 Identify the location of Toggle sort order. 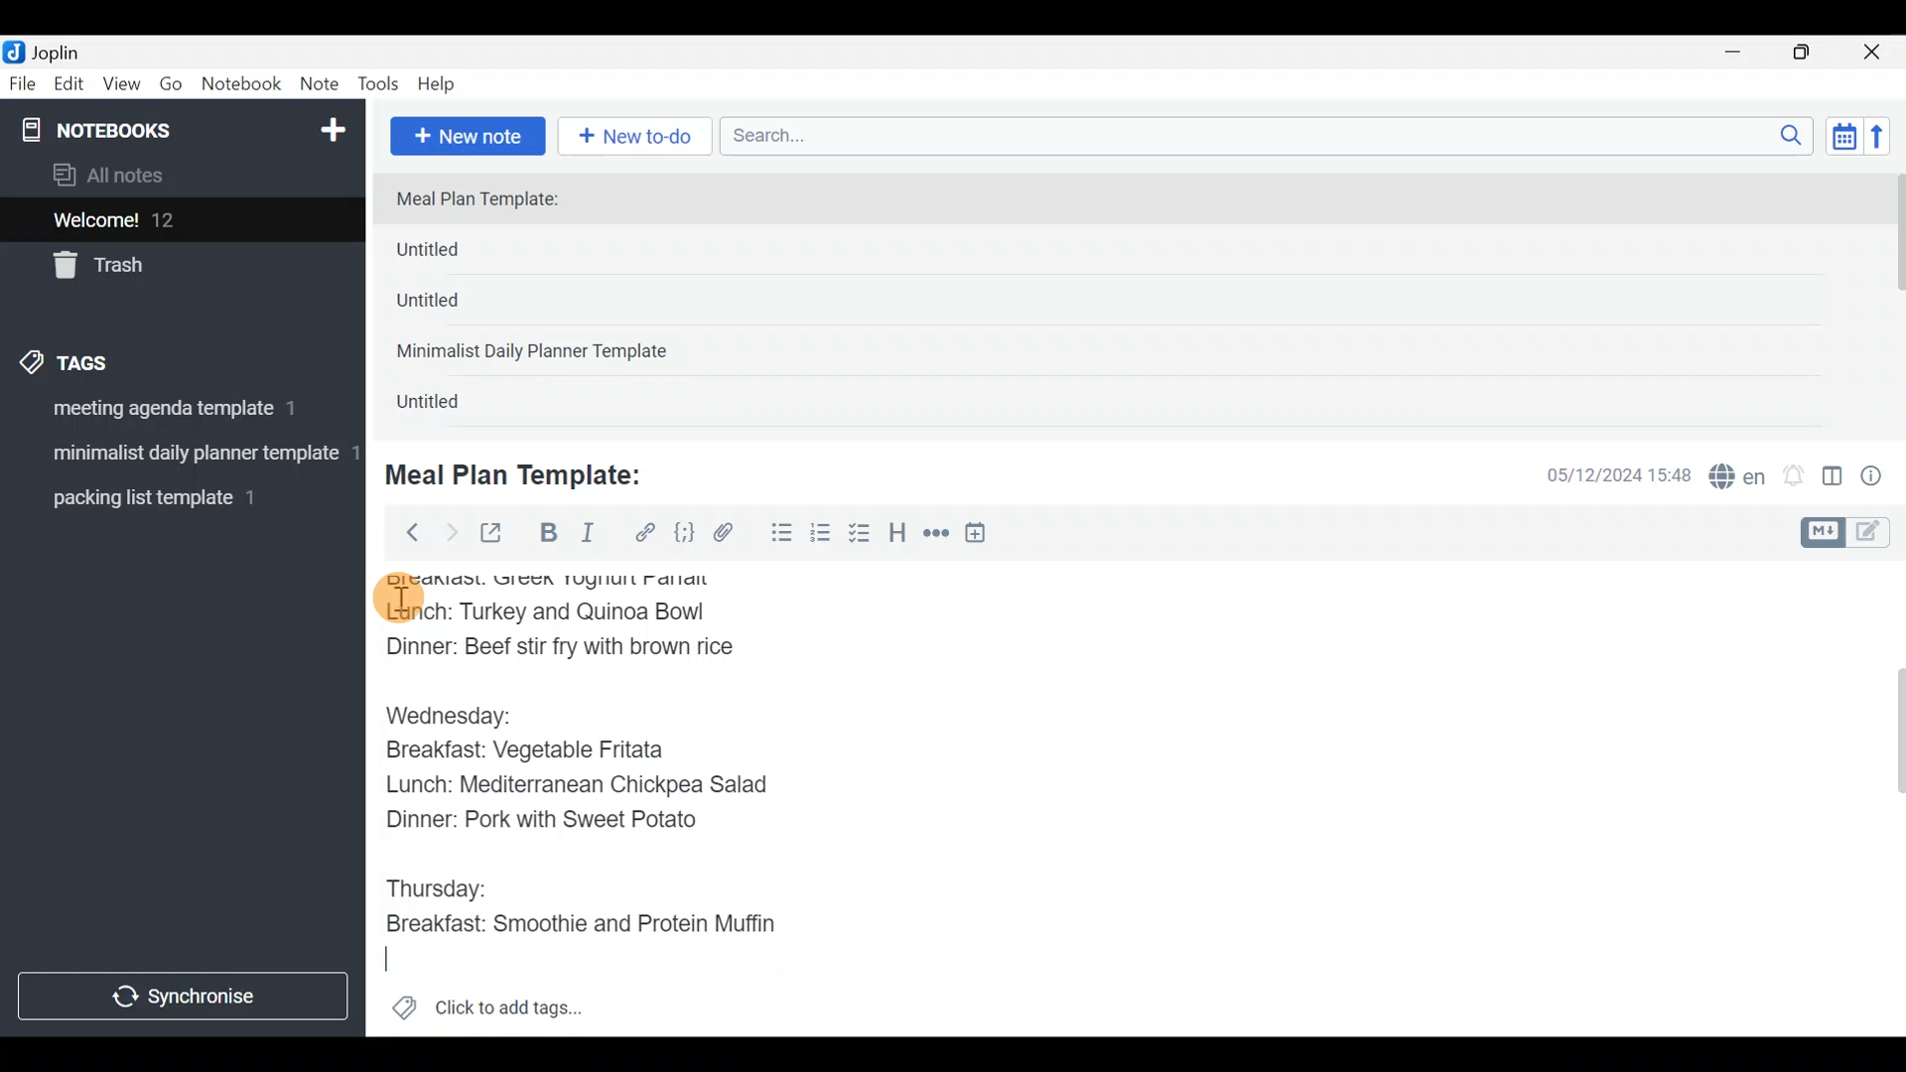
(1843, 137).